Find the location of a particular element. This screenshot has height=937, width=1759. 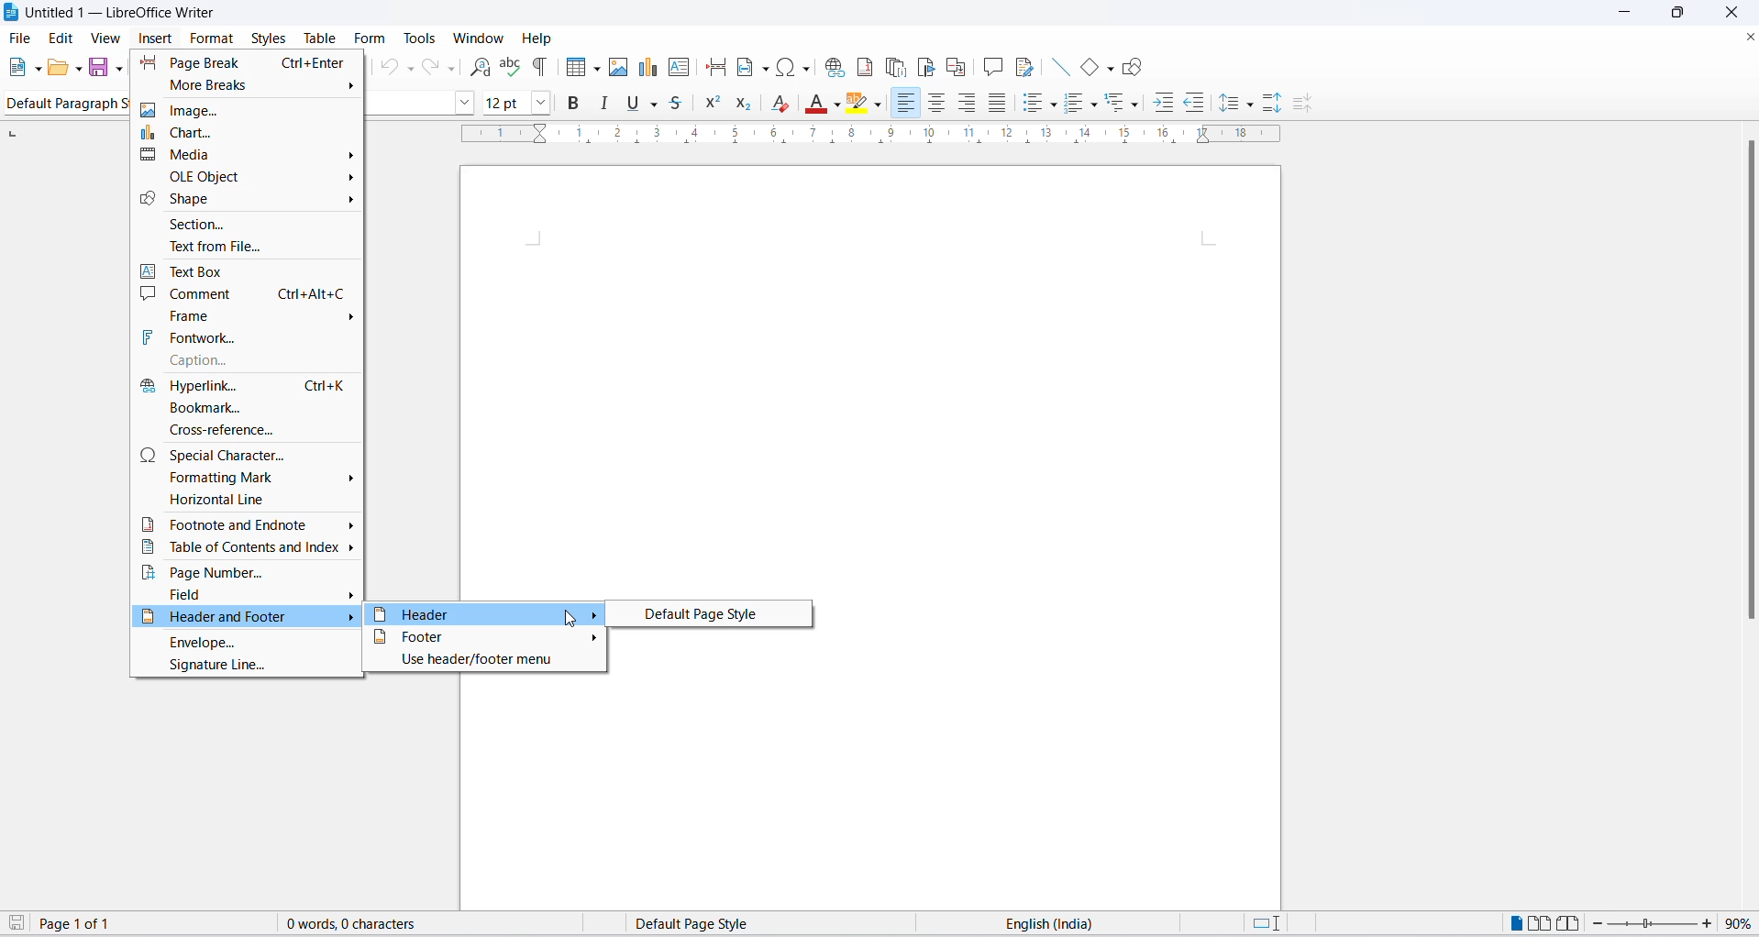

tools is located at coordinates (421, 36).